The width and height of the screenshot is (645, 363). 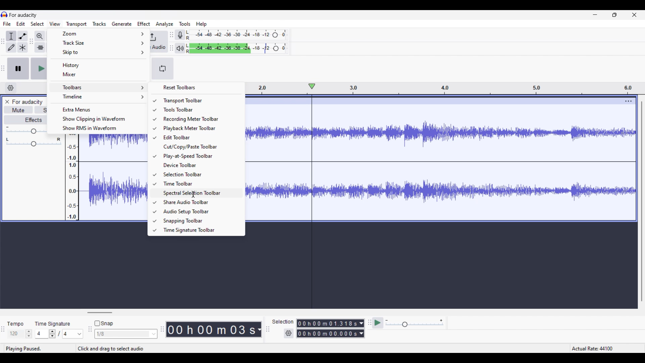 I want to click on Transport toolbar, so click(x=199, y=100).